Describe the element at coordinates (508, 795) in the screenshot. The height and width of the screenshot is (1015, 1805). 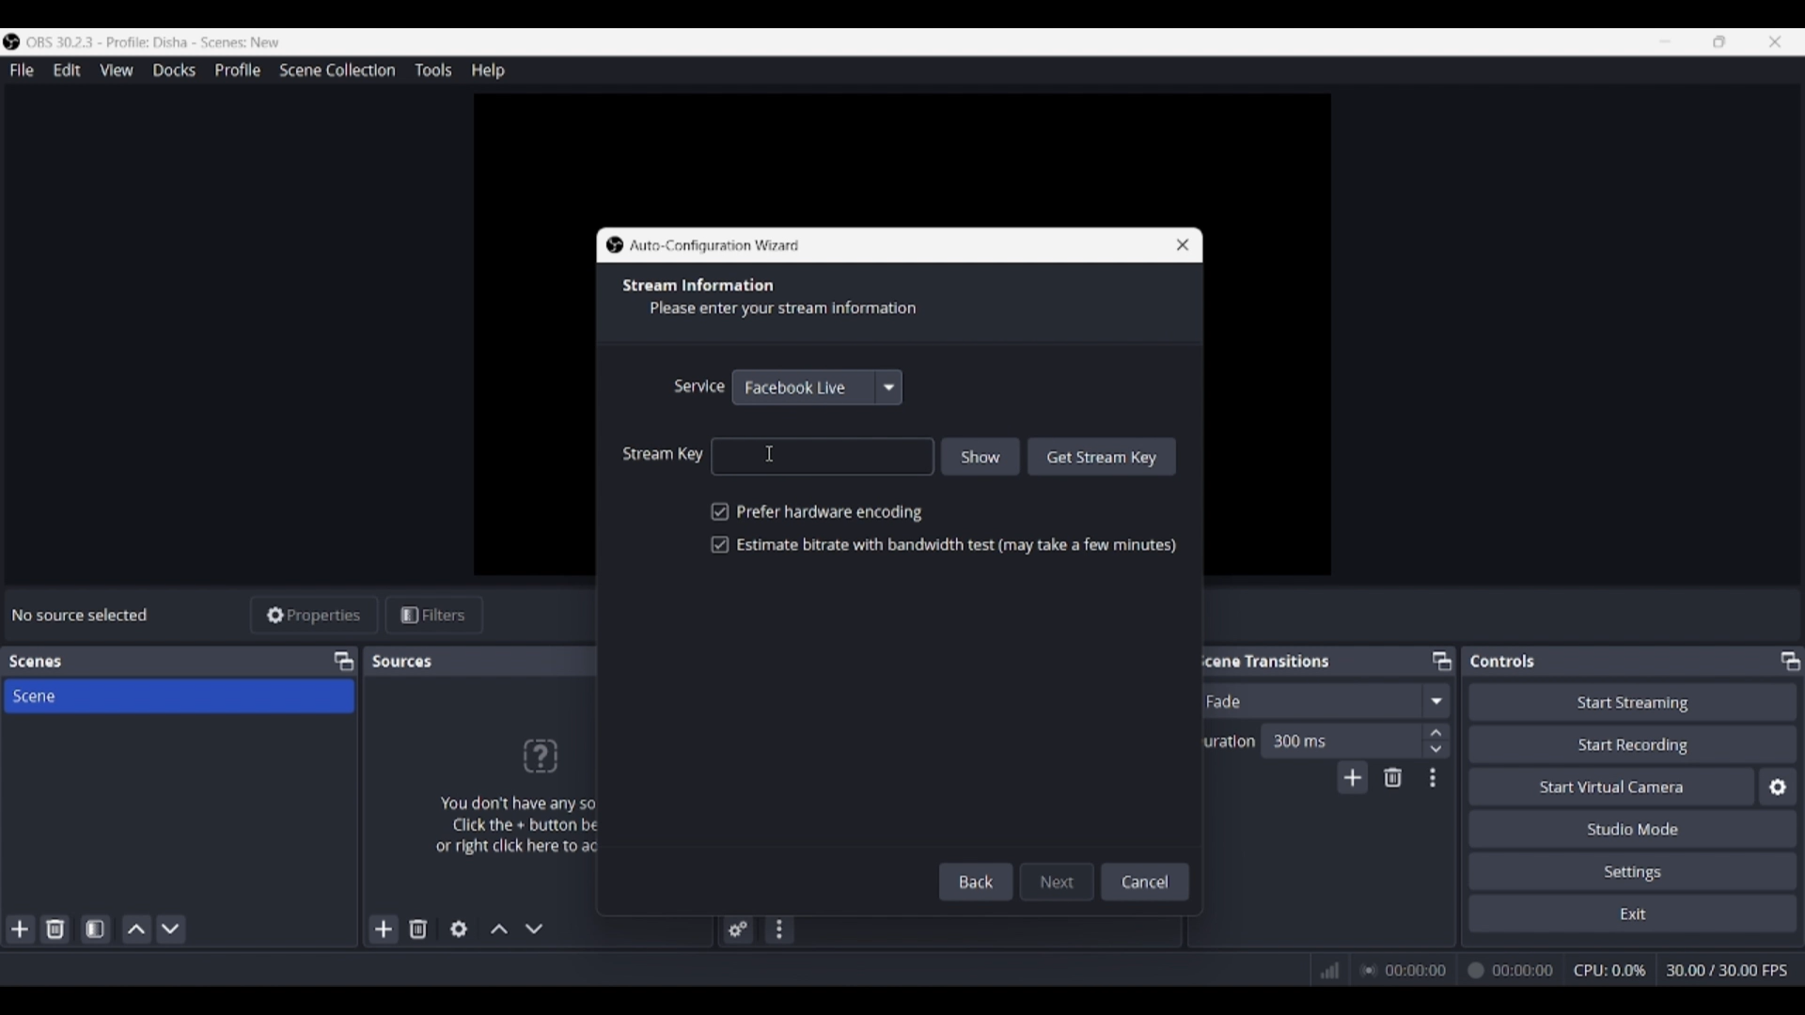
I see `Panel logo and text` at that location.